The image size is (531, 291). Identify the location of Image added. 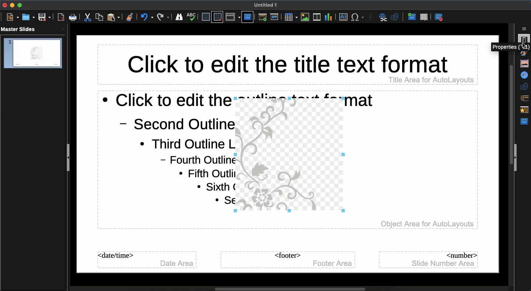
(294, 156).